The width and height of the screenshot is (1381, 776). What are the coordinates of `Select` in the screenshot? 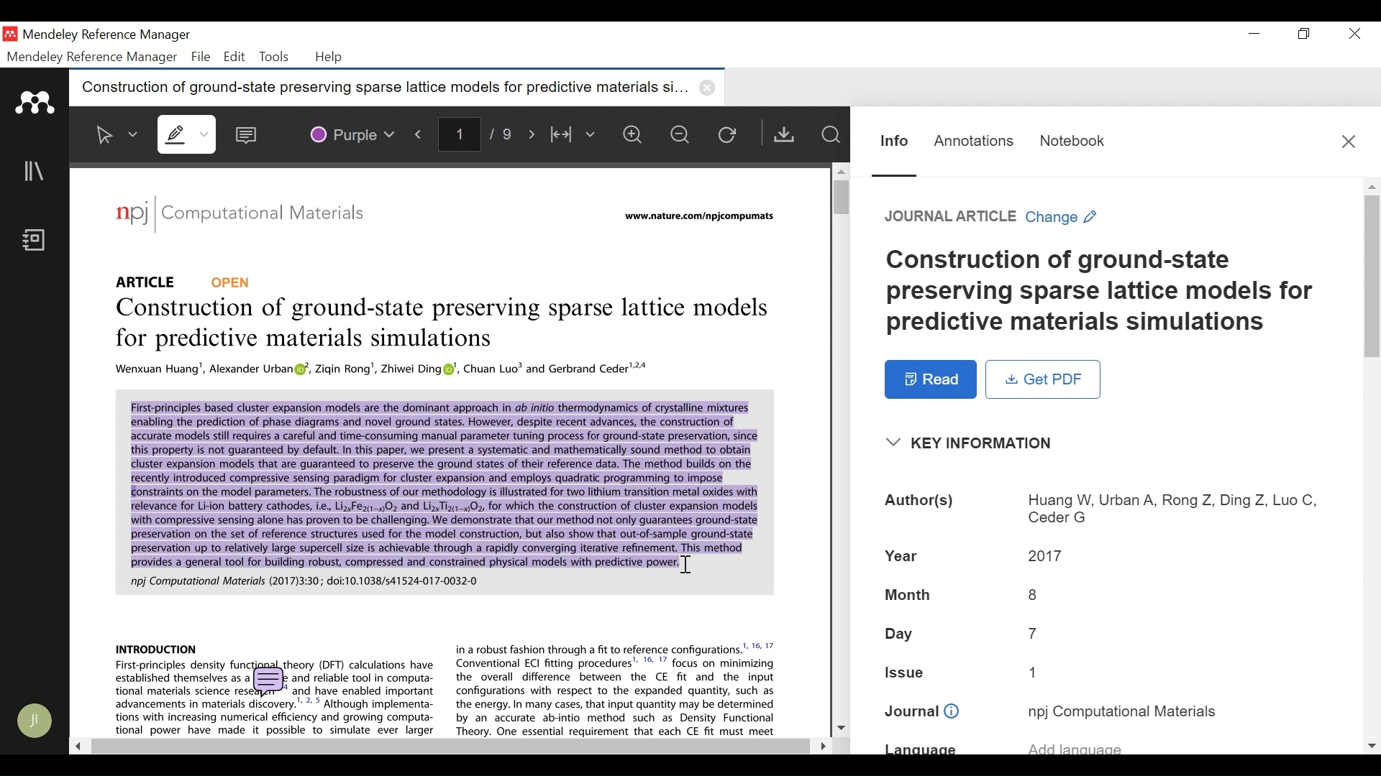 It's located at (117, 134).